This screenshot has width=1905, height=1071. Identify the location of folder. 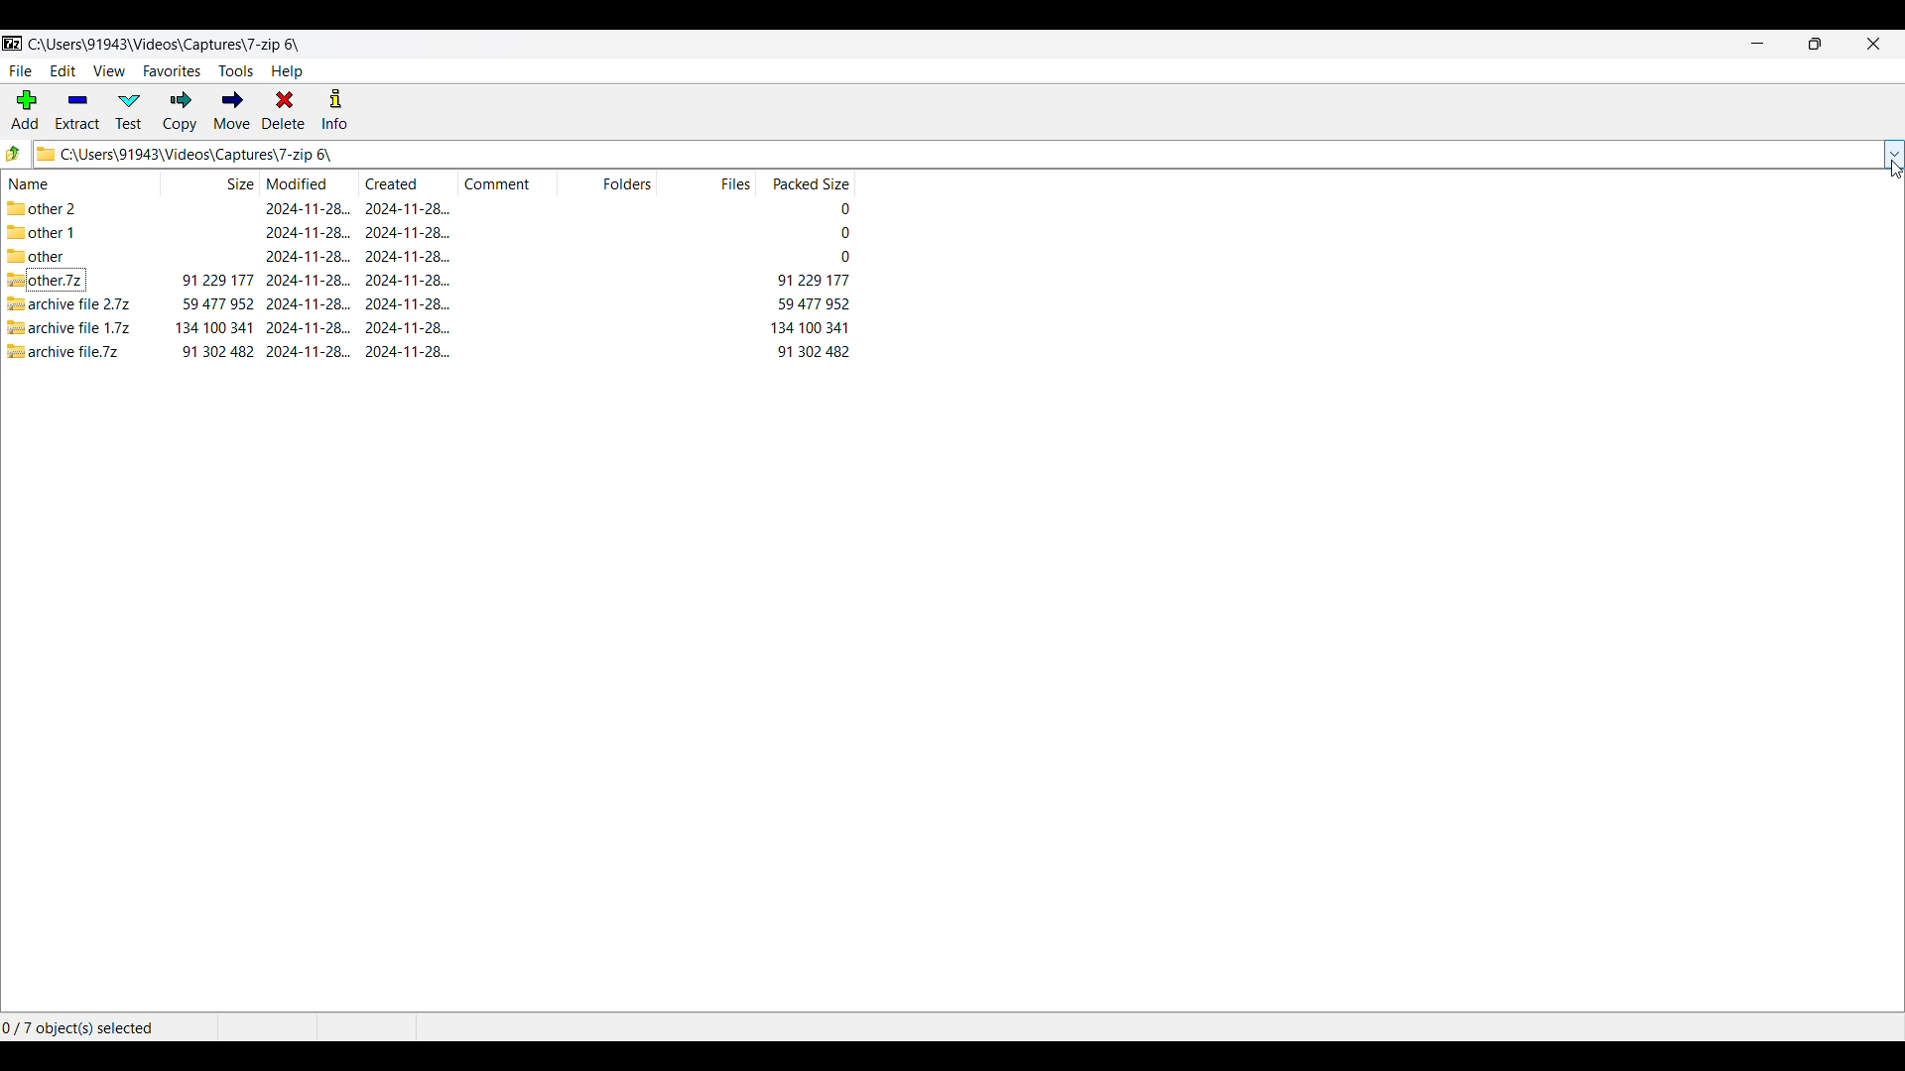
(35, 255).